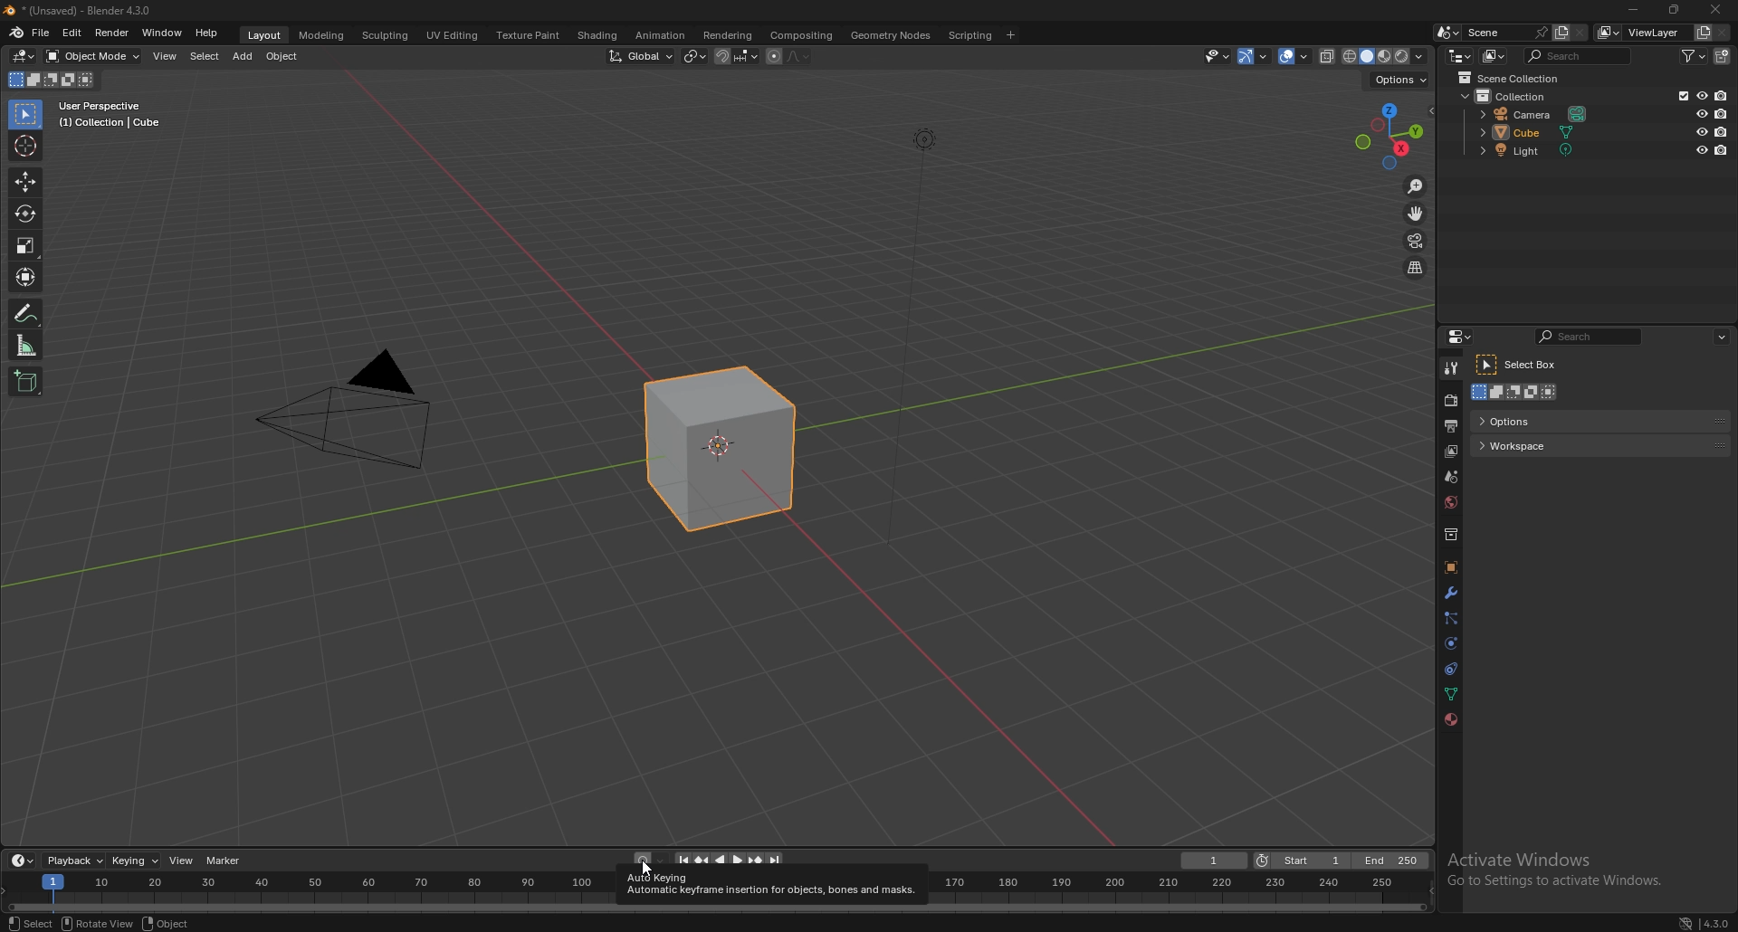 This screenshot has width=1738, height=932. Describe the element at coordinates (729, 861) in the screenshot. I see `play animation` at that location.